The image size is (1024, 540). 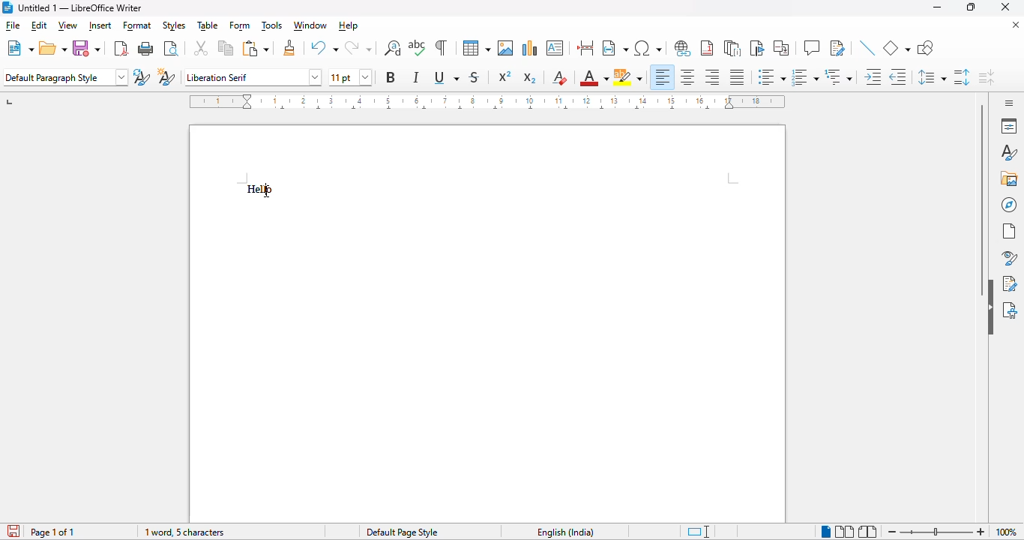 I want to click on print, so click(x=147, y=49).